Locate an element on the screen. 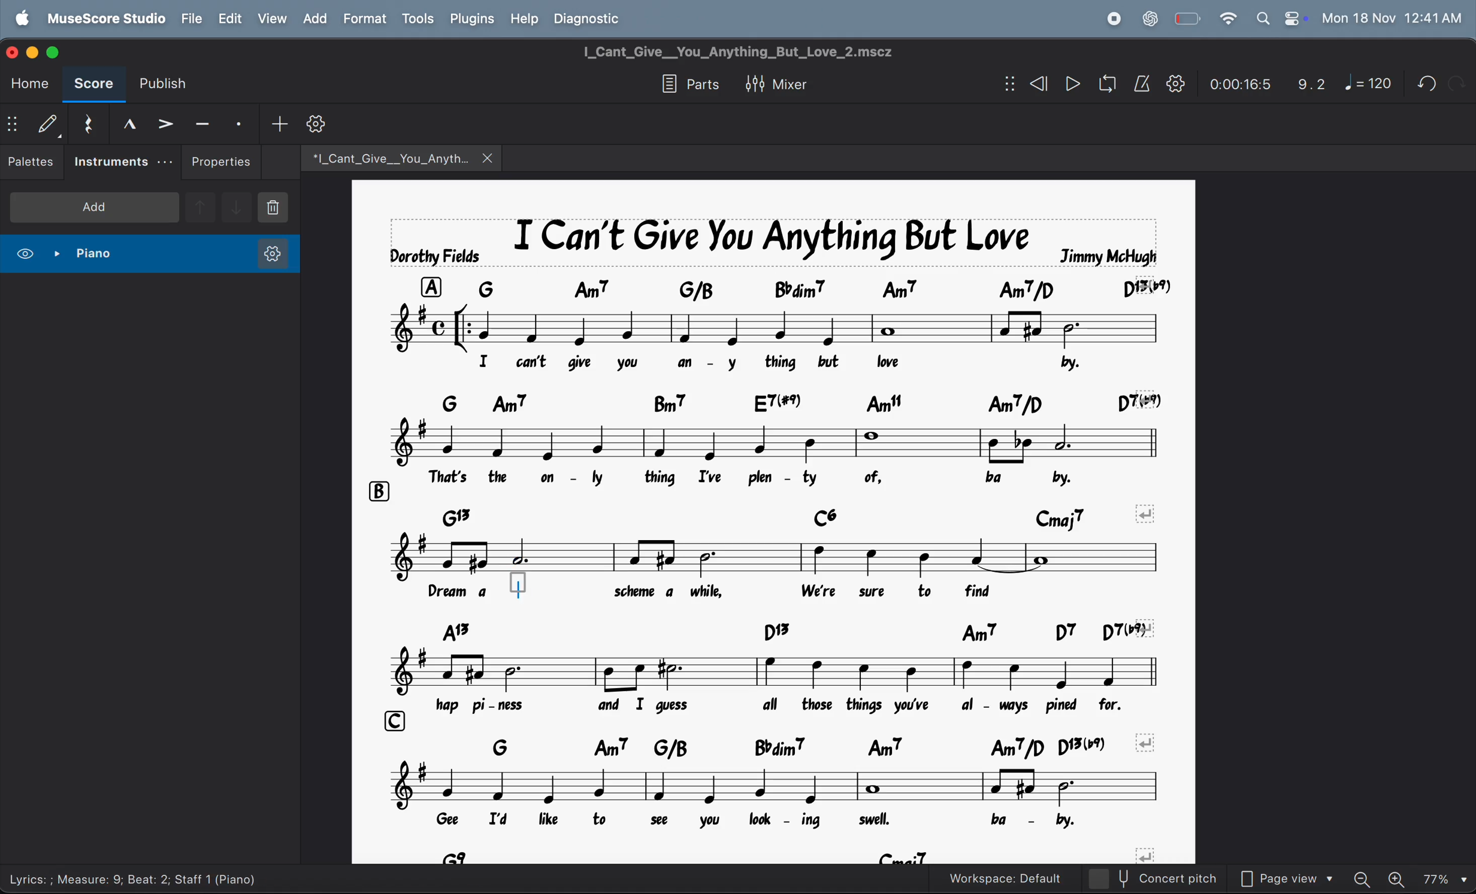 The image size is (1476, 894). tenuto is located at coordinates (198, 122).